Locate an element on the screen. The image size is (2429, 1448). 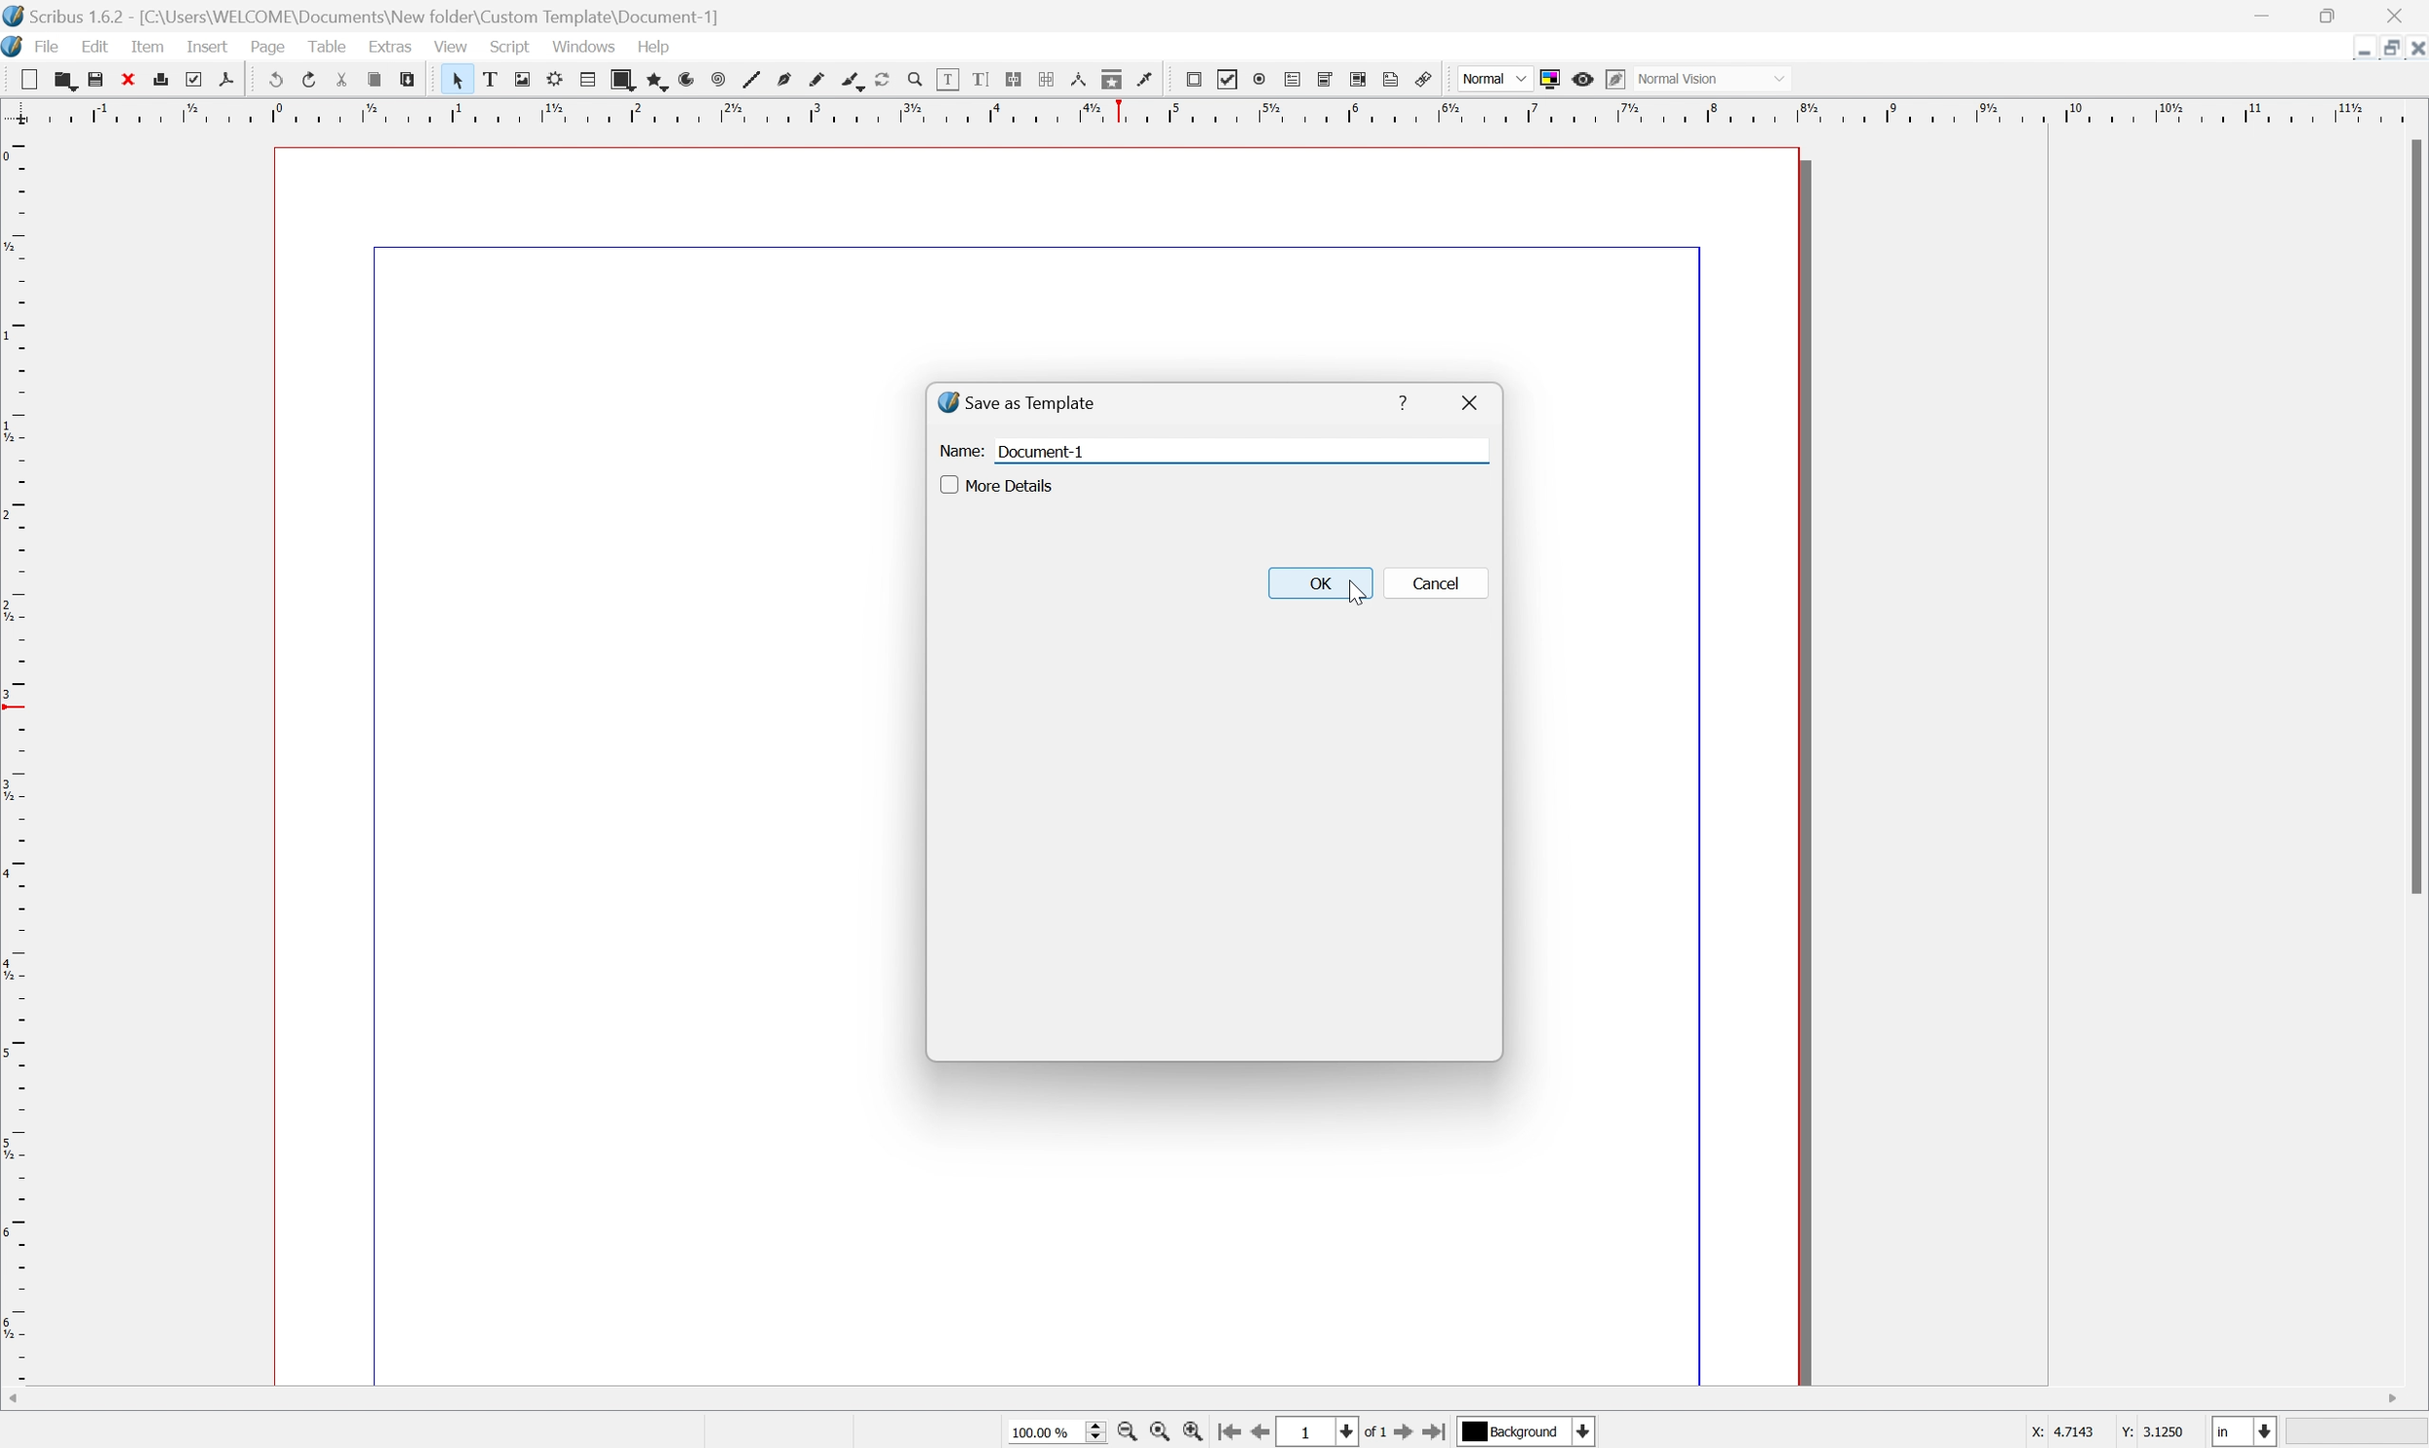
PDF combo box is located at coordinates (1324, 79).